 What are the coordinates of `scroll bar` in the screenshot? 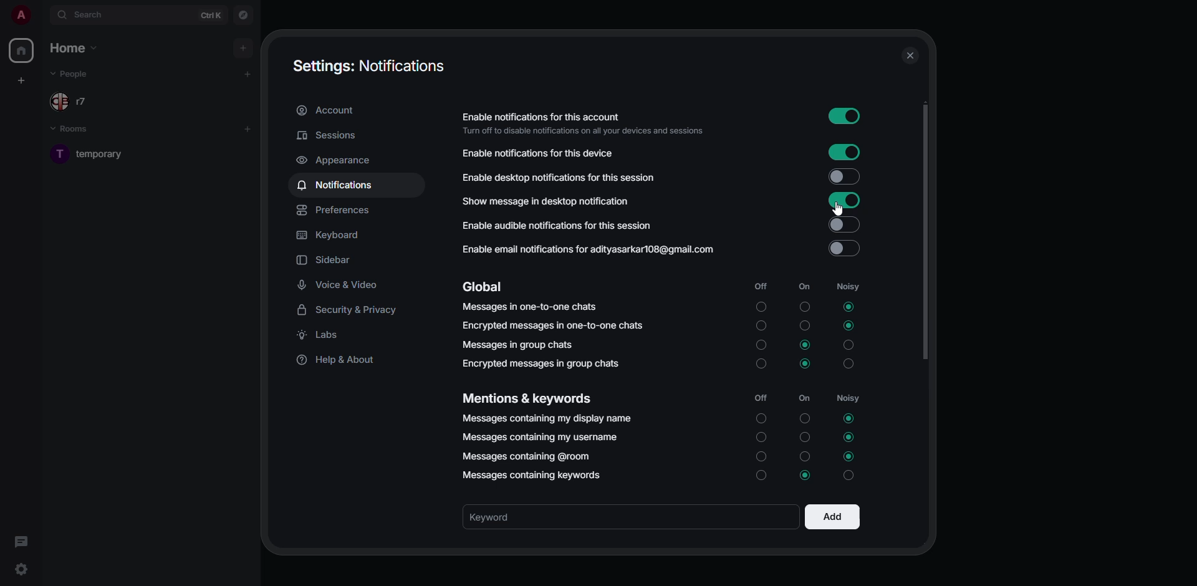 It's located at (923, 231).